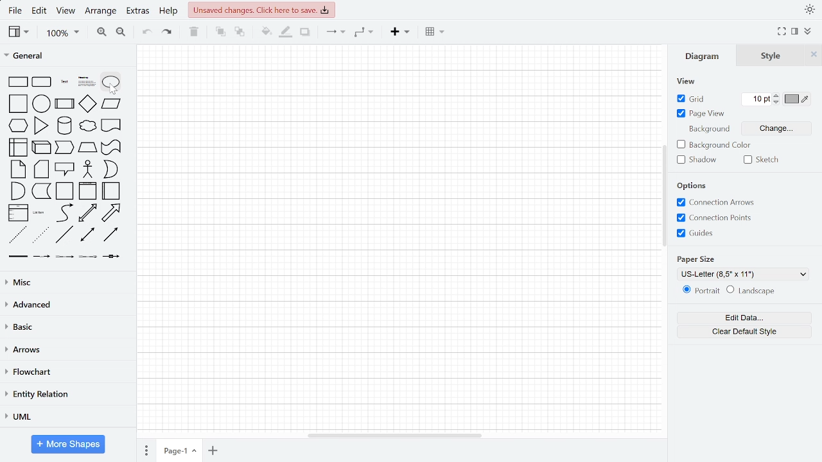 Image resolution: width=822 pixels, height=462 pixels. What do you see at coordinates (138, 13) in the screenshot?
I see `extras` at bounding box center [138, 13].